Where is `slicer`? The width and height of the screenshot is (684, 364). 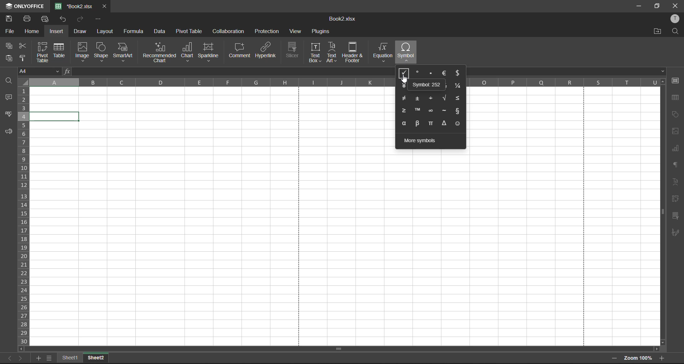
slicer is located at coordinates (293, 51).